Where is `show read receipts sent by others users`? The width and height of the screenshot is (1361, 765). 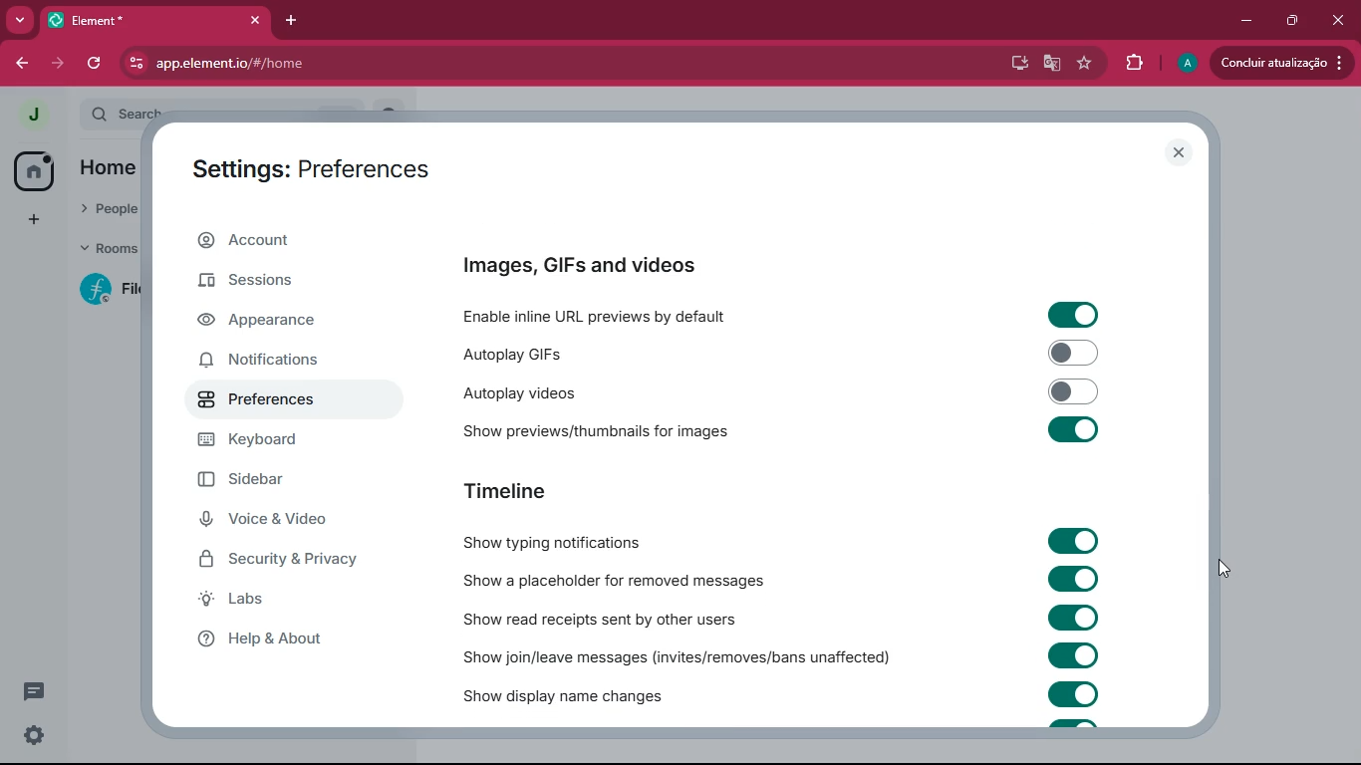
show read receipts sent by others users is located at coordinates (611, 617).